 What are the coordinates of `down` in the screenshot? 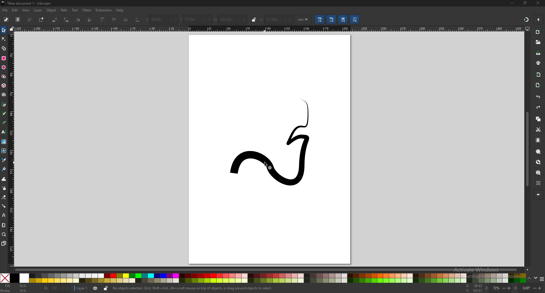 It's located at (536, 278).